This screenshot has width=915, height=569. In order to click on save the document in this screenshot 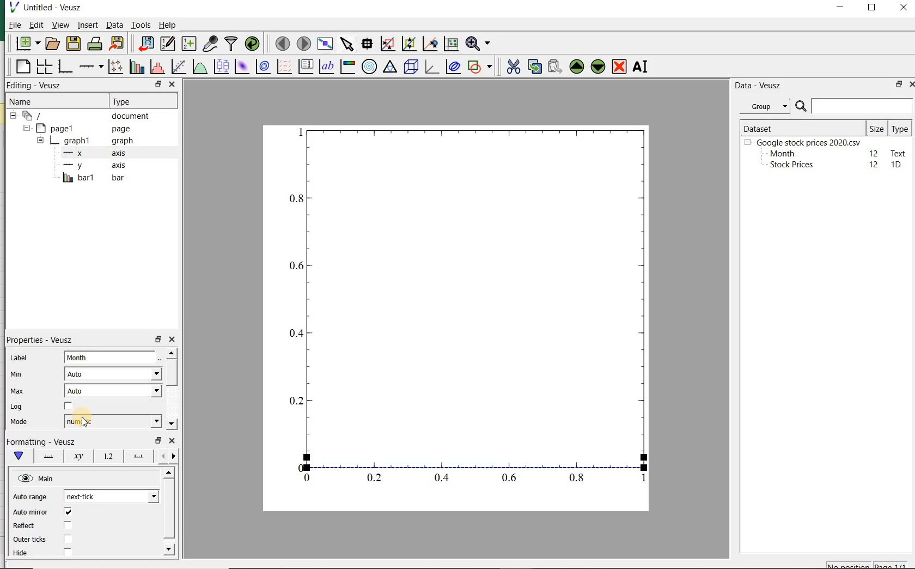, I will do `click(74, 44)`.